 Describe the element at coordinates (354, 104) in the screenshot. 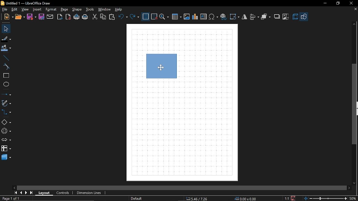

I see `Vertical scrollbar` at that location.